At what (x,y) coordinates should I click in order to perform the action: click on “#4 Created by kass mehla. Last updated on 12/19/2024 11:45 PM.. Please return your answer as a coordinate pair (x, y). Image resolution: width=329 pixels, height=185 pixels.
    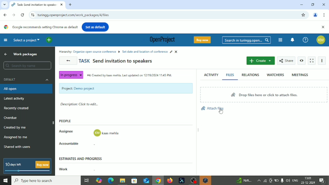
    Looking at the image, I should click on (130, 76).